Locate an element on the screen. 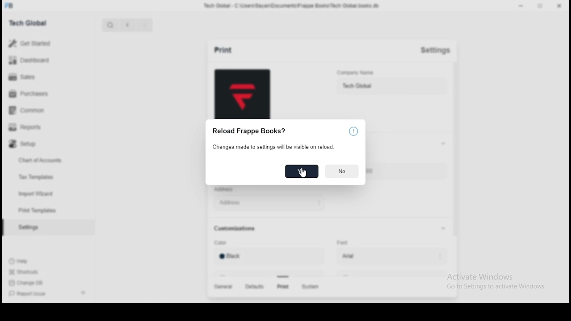  Tech Global - C:\Users\Sayan\Documents\Frappe Books\Tech Global. books. db is located at coordinates (291, 7).